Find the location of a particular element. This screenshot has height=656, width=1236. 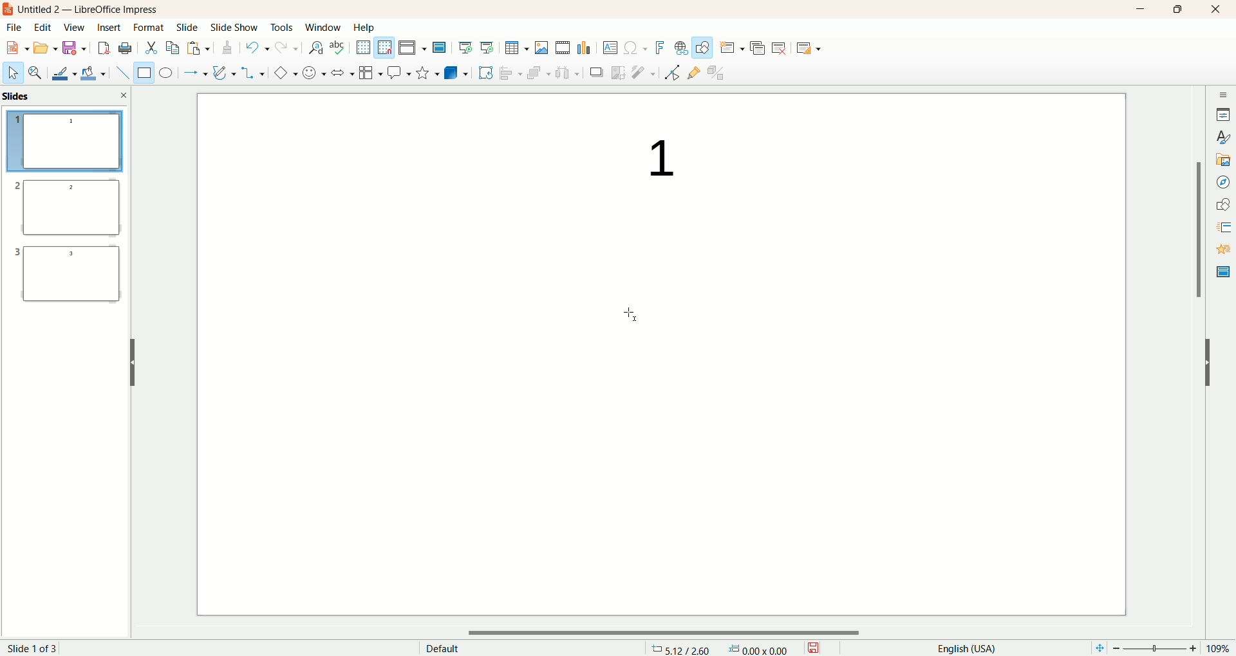

paste is located at coordinates (200, 49).